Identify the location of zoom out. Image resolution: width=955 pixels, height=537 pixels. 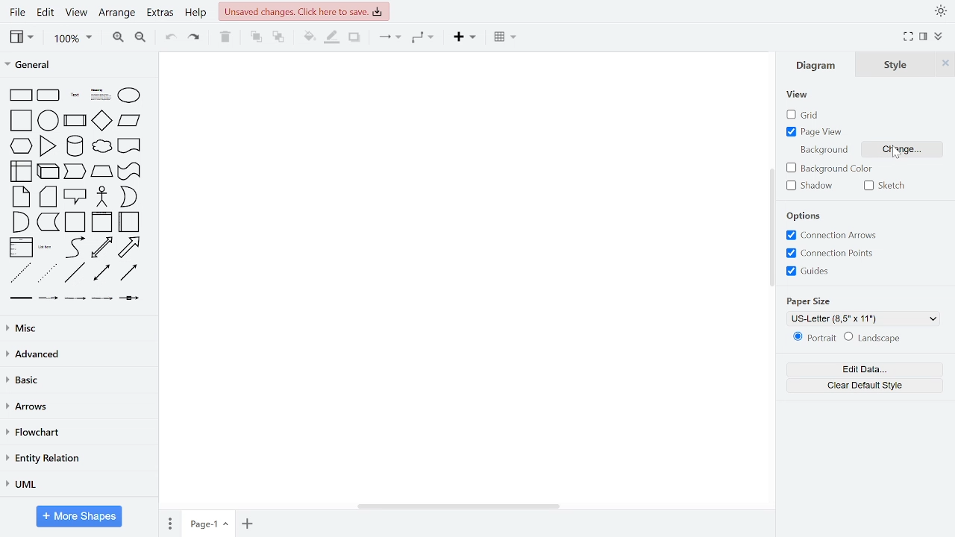
(142, 38).